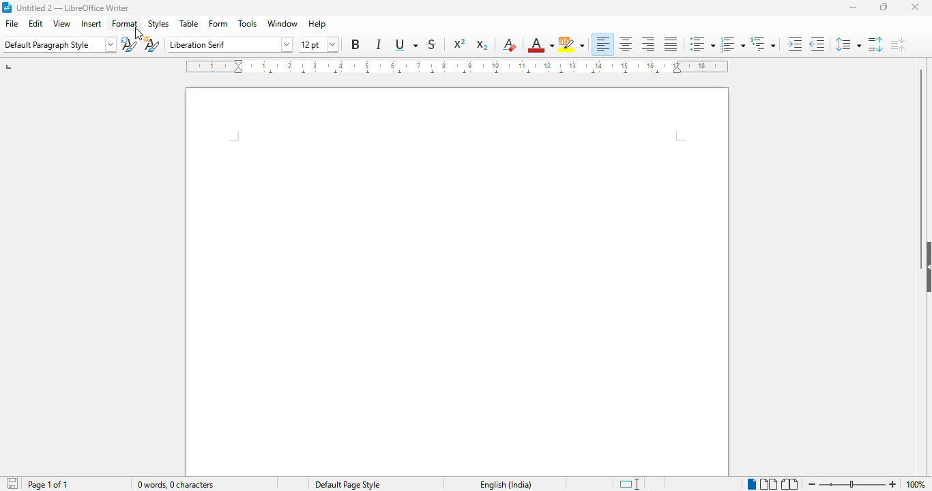  What do you see at coordinates (482, 45) in the screenshot?
I see `subscript` at bounding box center [482, 45].